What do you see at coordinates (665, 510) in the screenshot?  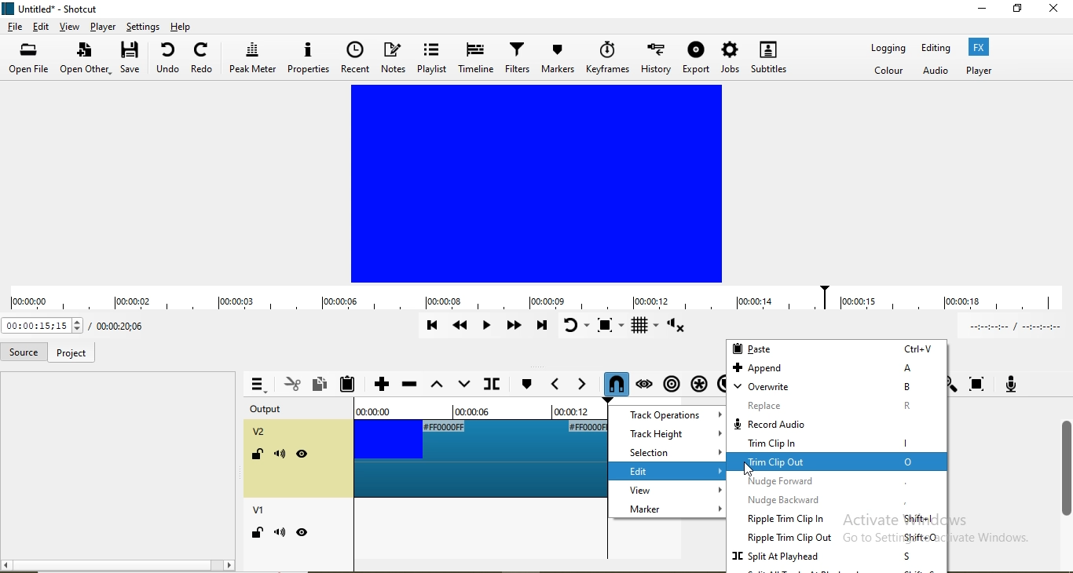 I see `marker` at bounding box center [665, 510].